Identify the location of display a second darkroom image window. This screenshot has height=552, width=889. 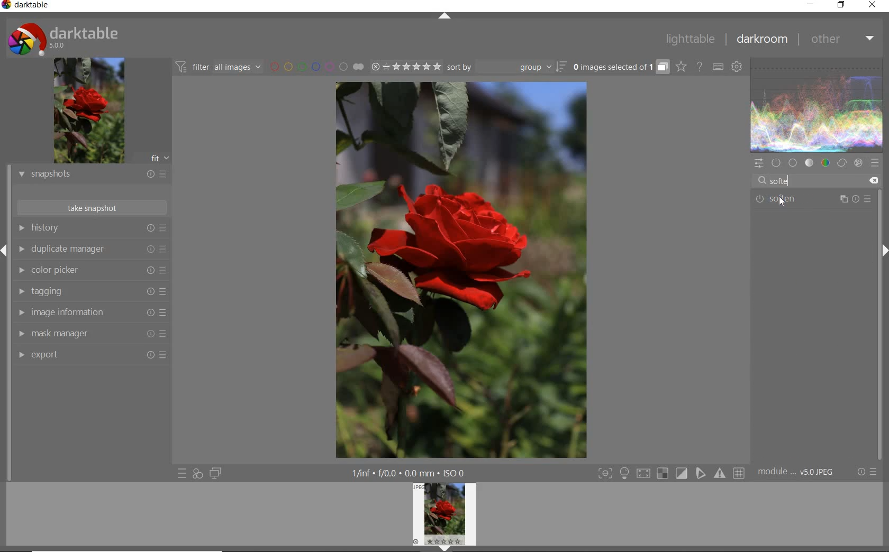
(215, 474).